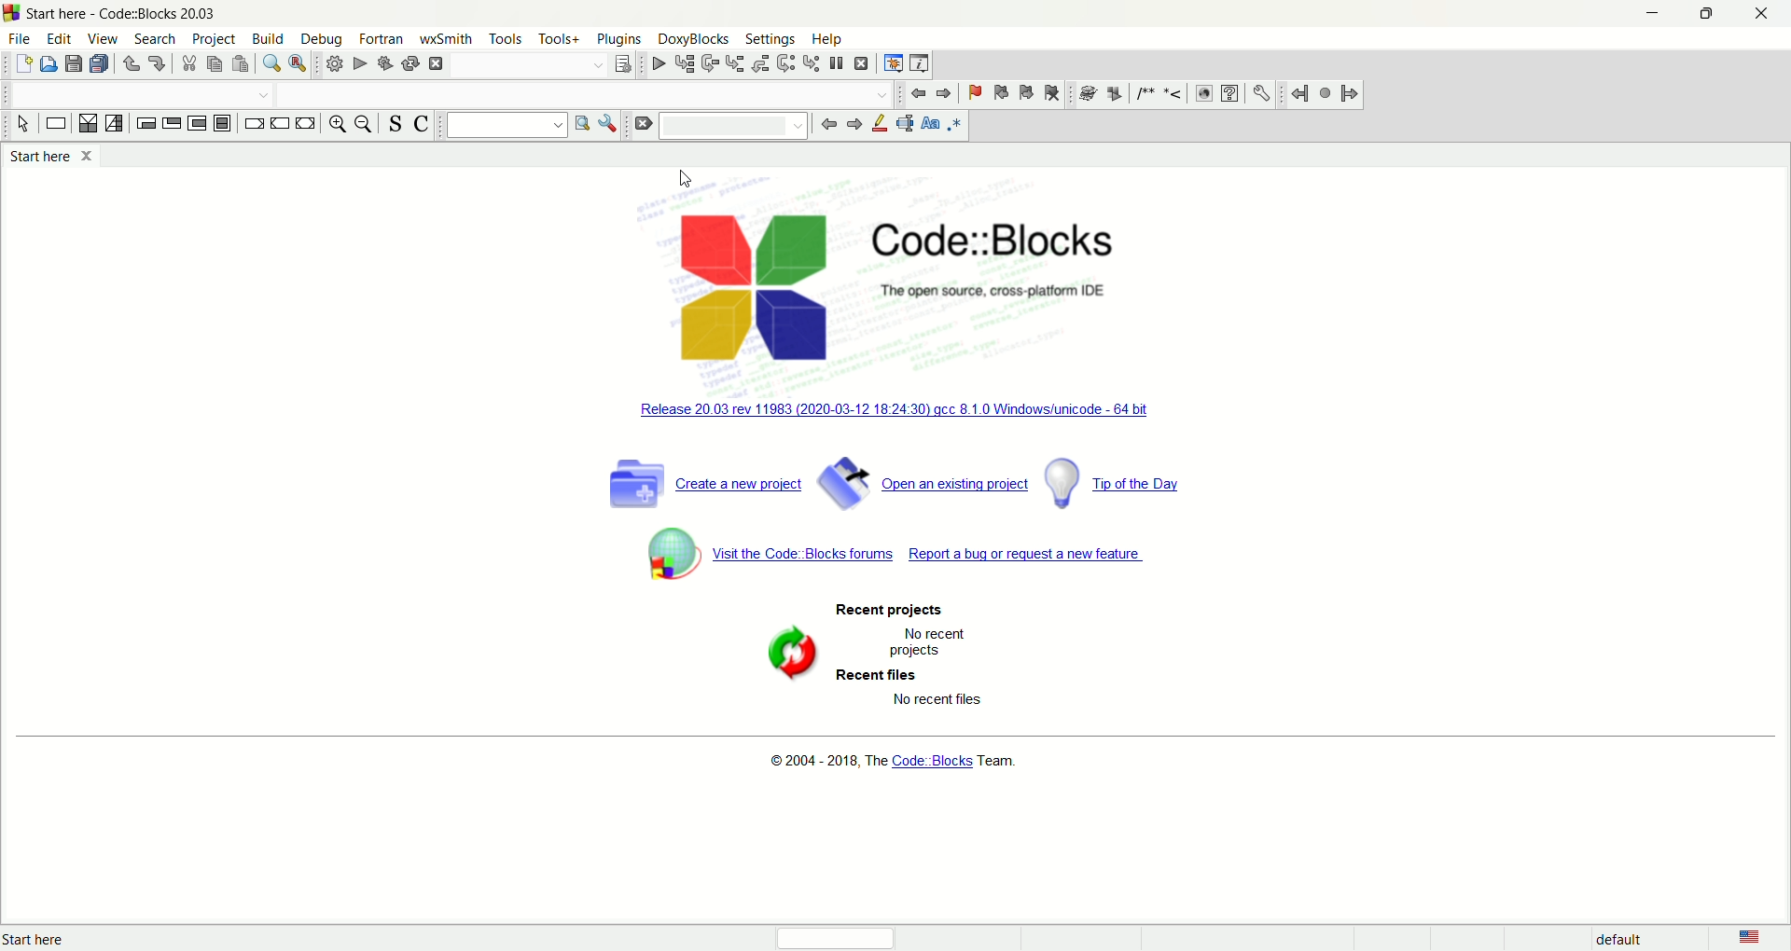 The image size is (1791, 951). What do you see at coordinates (685, 181) in the screenshot?
I see `cursor` at bounding box center [685, 181].